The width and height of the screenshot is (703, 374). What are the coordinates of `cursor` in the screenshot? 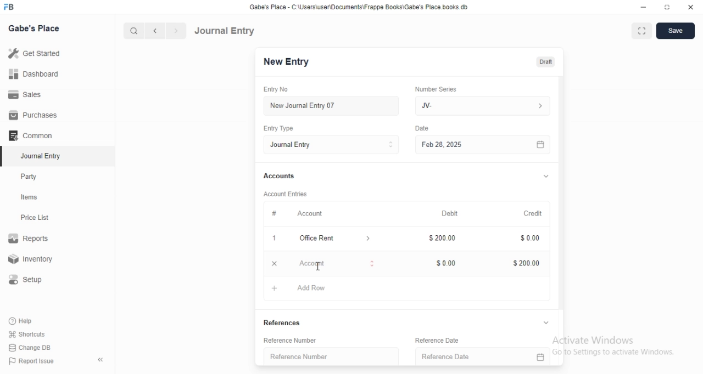 It's located at (319, 273).